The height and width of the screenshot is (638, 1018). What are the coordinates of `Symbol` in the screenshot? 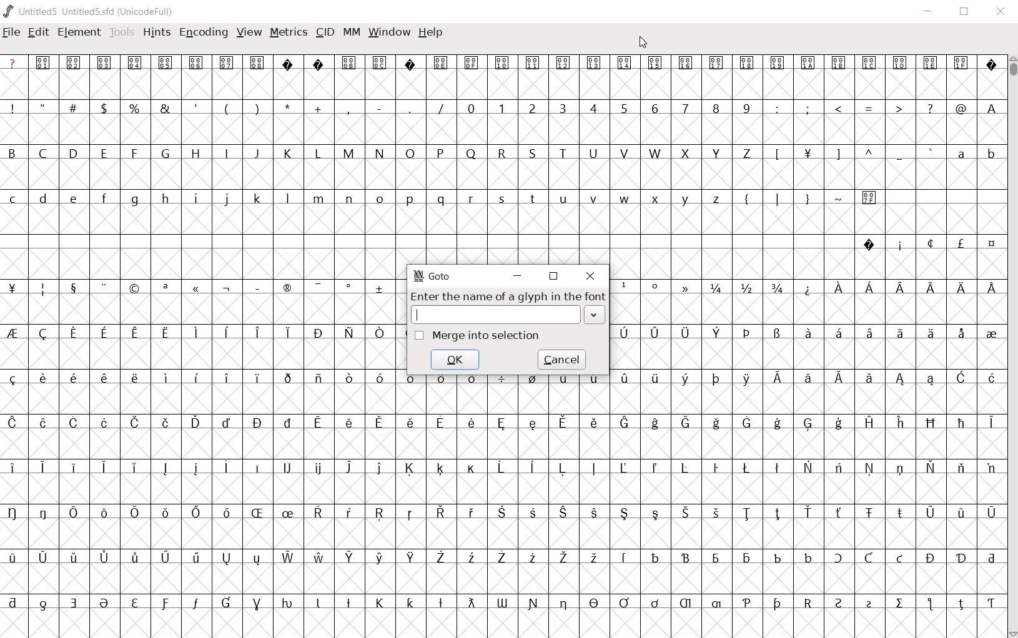 It's located at (136, 423).